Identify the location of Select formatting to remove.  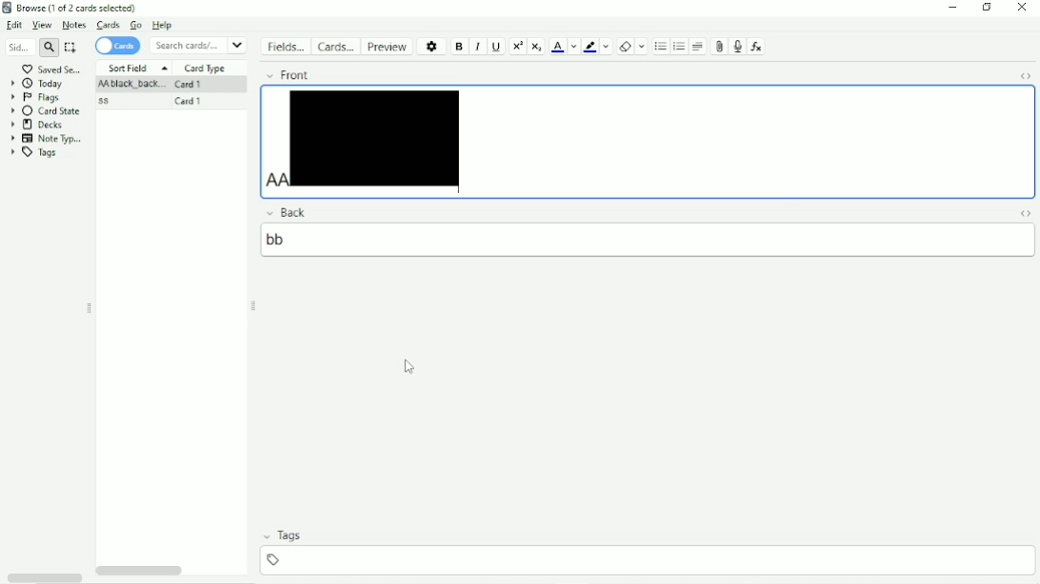
(643, 47).